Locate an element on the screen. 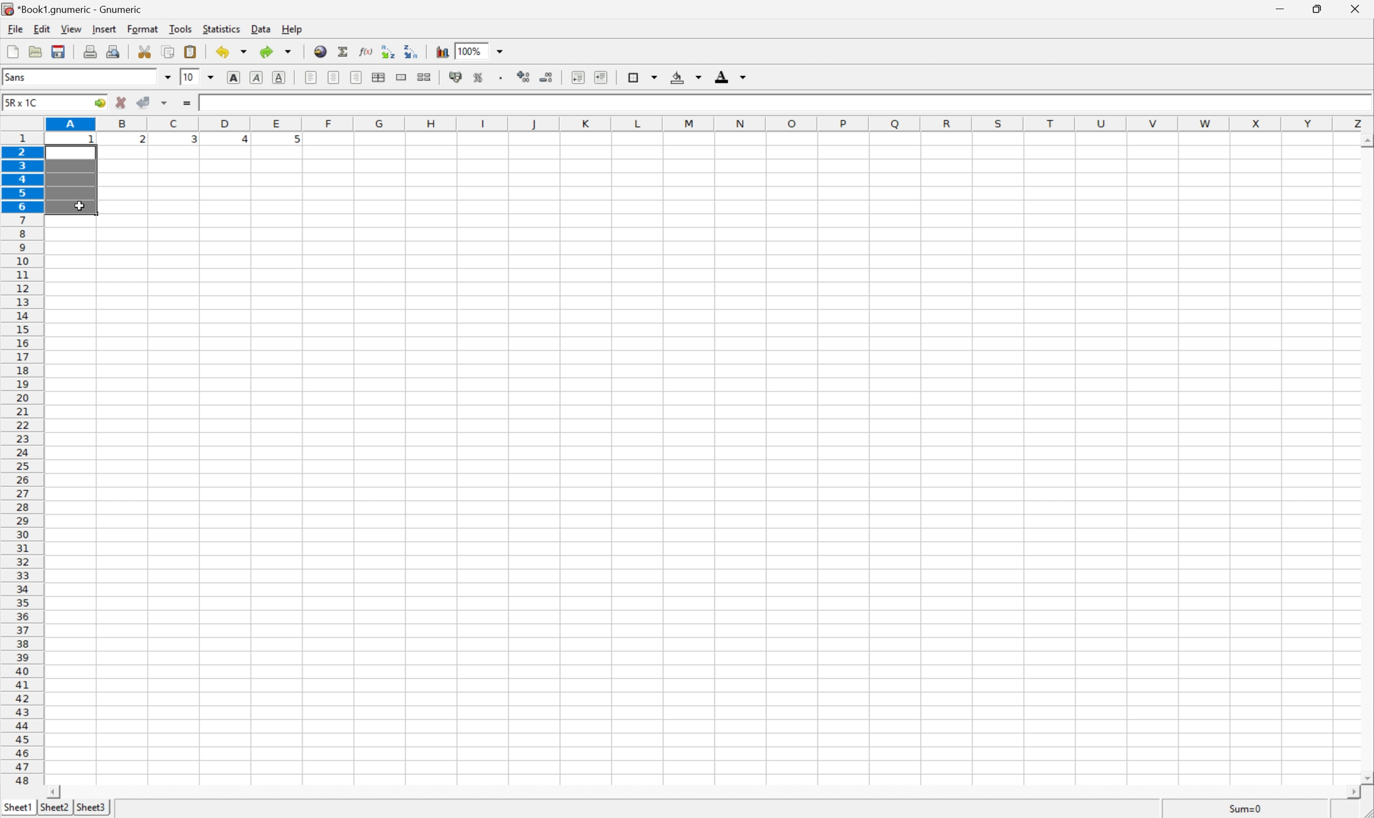 The height and width of the screenshot is (818, 1374). Sort the selected region in descending order based on the first column selected is located at coordinates (412, 51).